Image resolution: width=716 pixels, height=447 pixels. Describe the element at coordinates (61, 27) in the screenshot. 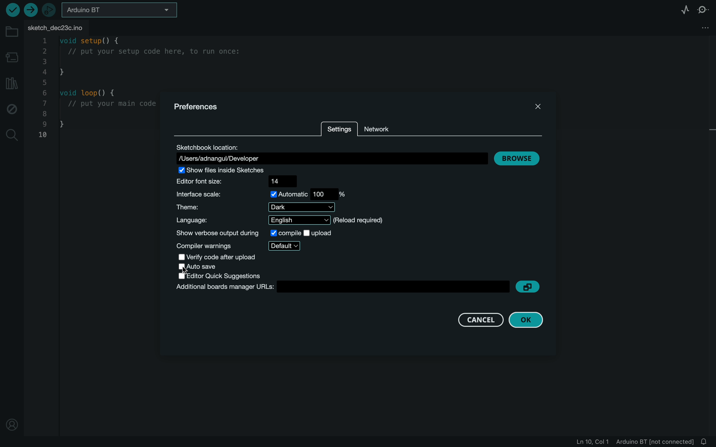

I see `file tab` at that location.